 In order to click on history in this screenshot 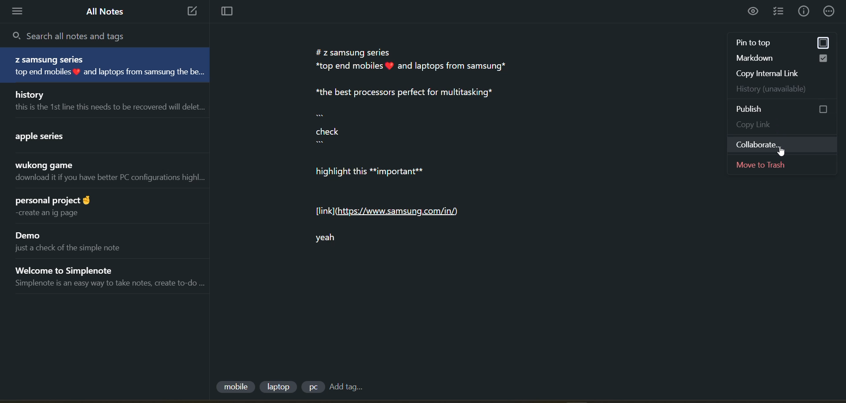, I will do `click(790, 91)`.